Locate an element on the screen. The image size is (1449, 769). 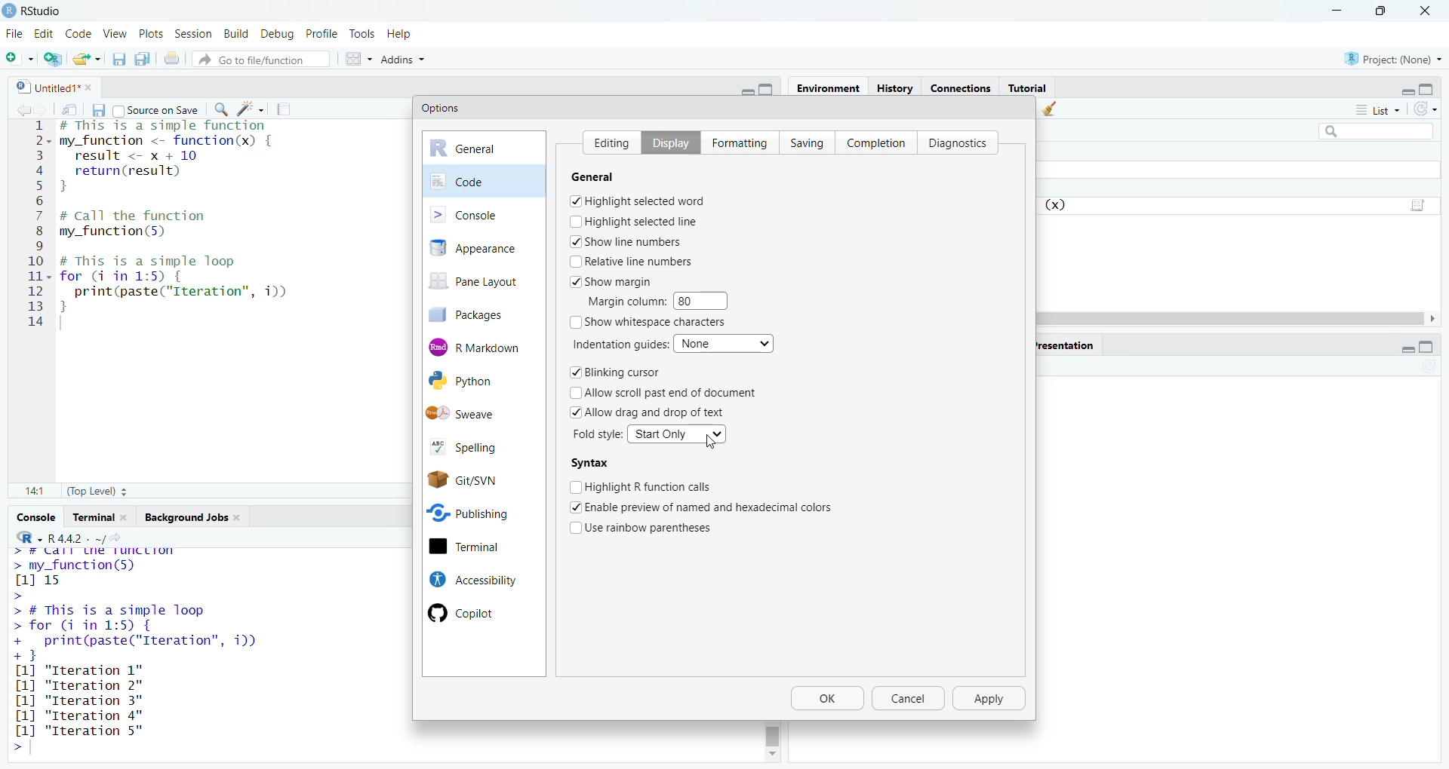
language select is located at coordinates (22, 537).